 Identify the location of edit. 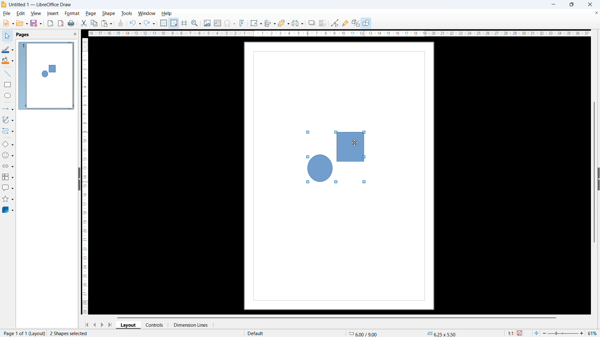
(21, 13).